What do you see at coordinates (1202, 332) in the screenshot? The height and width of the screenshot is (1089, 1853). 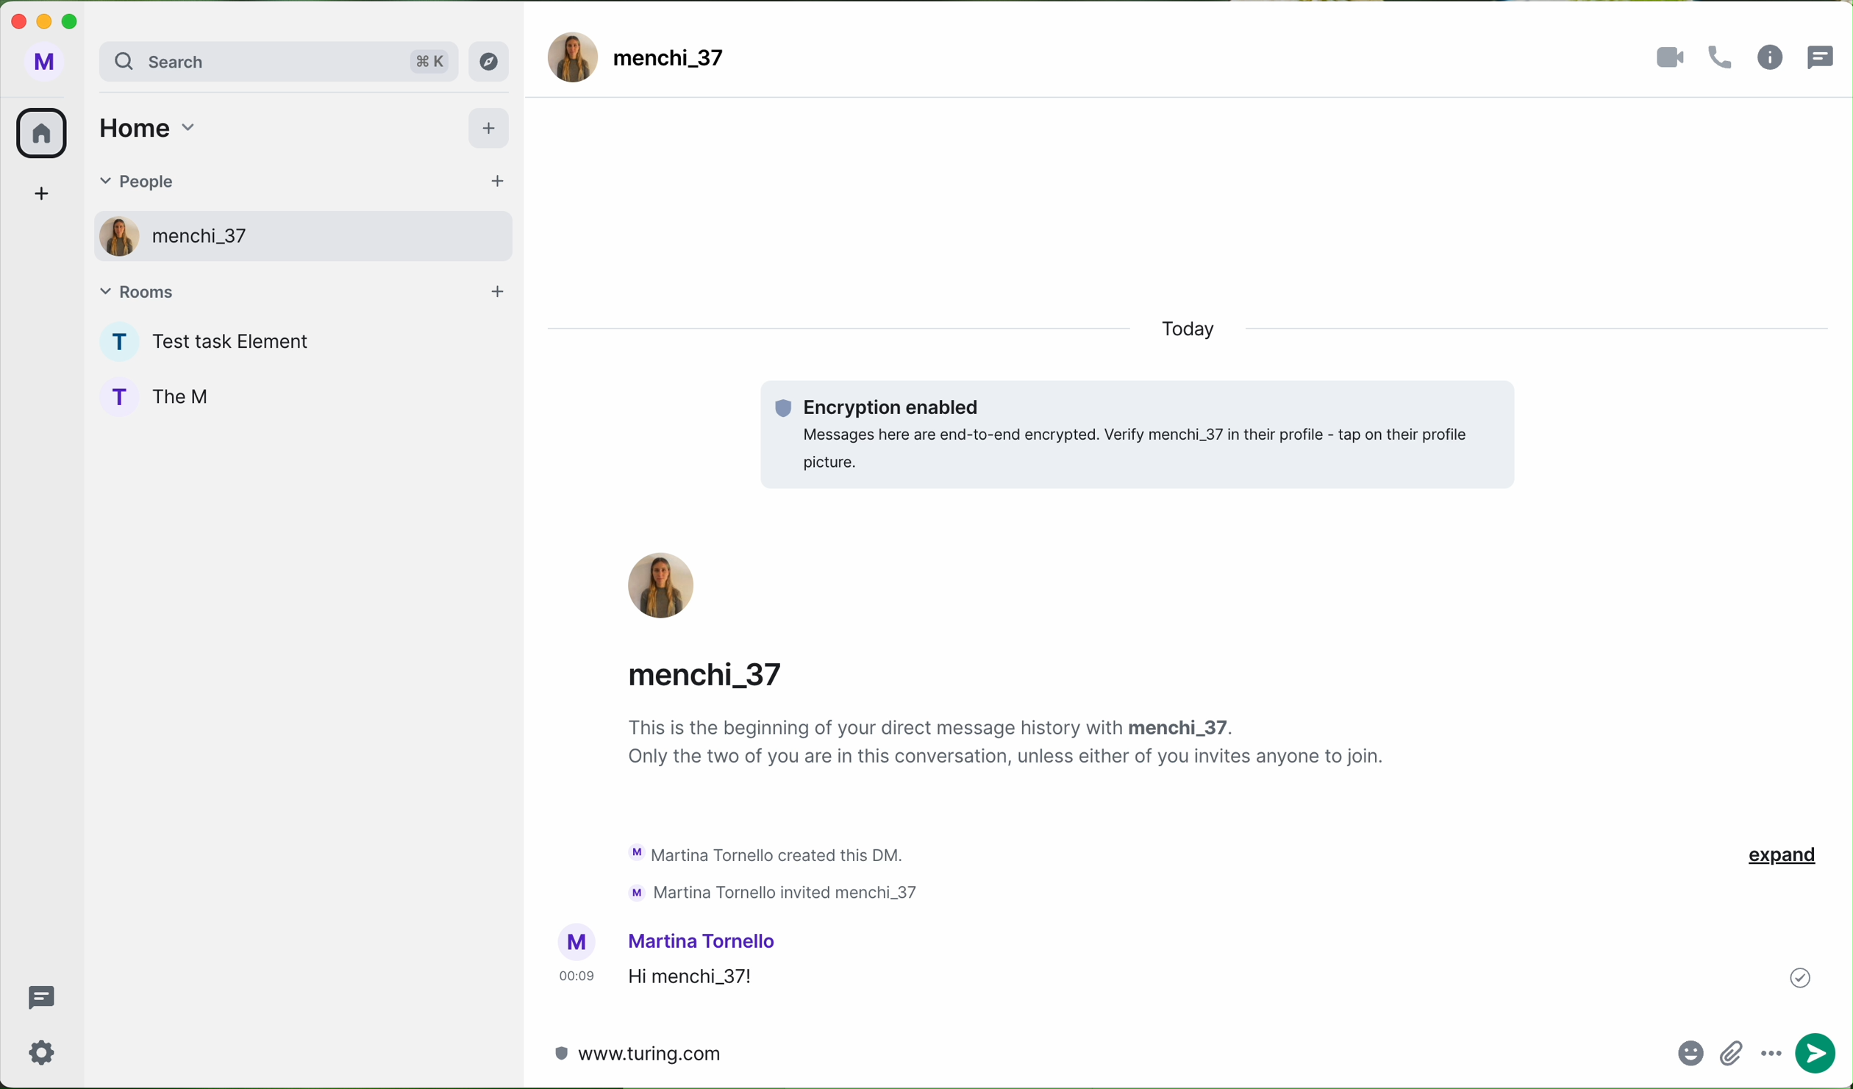 I see `today` at bounding box center [1202, 332].